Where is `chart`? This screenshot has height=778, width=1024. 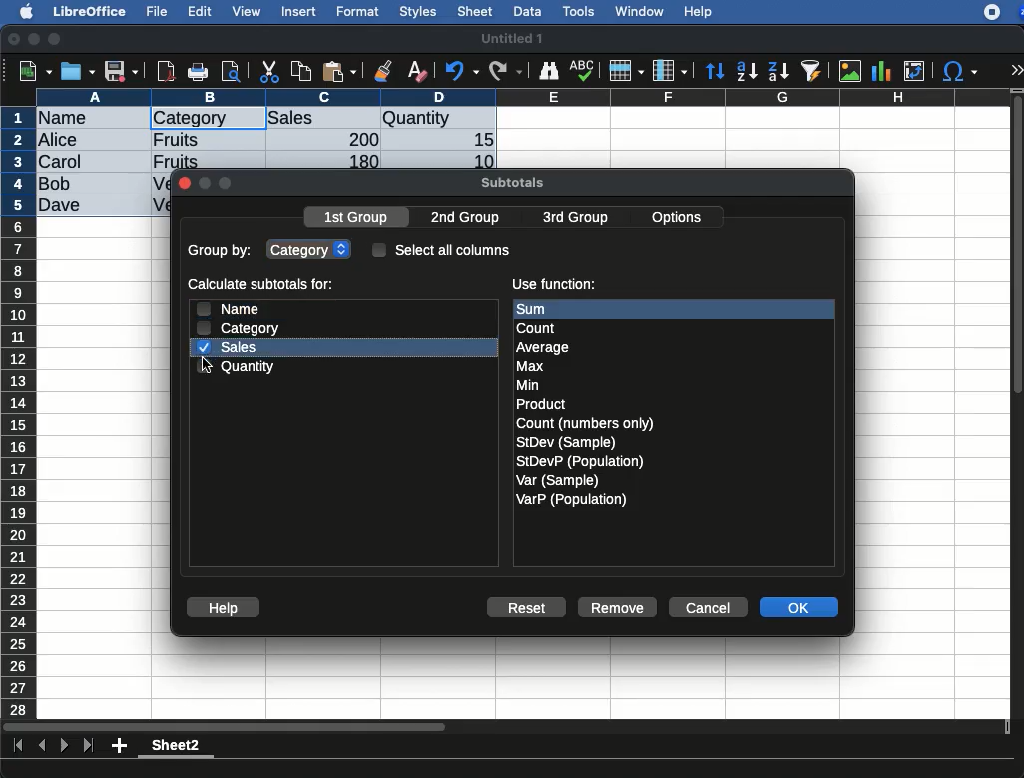
chart is located at coordinates (882, 71).